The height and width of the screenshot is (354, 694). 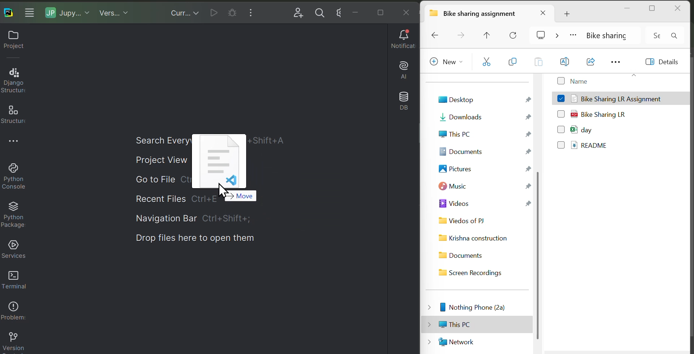 I want to click on Python packages, so click(x=13, y=215).